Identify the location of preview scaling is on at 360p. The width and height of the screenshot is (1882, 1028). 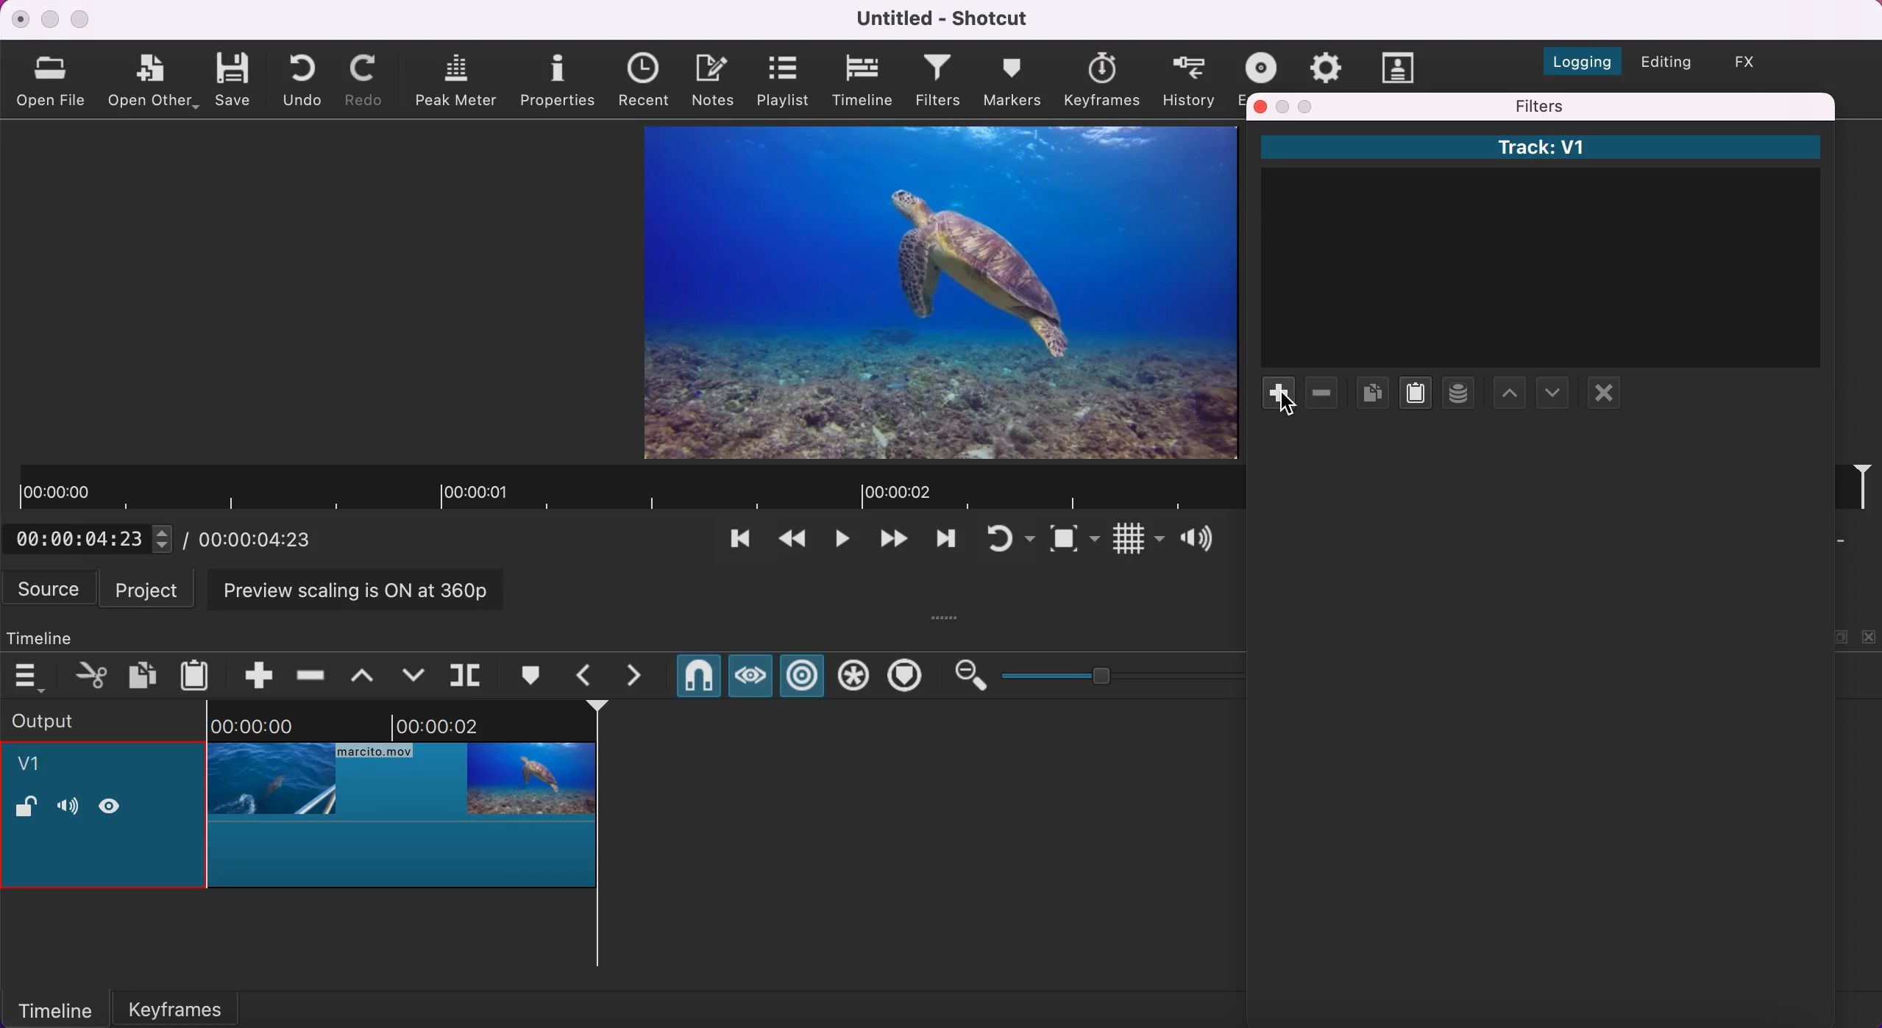
(364, 588).